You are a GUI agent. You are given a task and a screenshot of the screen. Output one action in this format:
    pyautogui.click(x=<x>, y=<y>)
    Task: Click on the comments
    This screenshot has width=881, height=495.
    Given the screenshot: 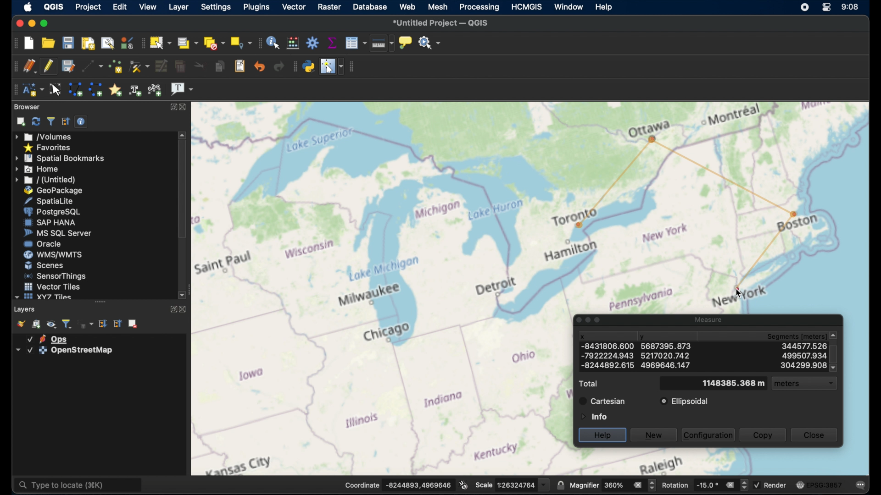 What is the action you would take?
    pyautogui.click(x=861, y=484)
    